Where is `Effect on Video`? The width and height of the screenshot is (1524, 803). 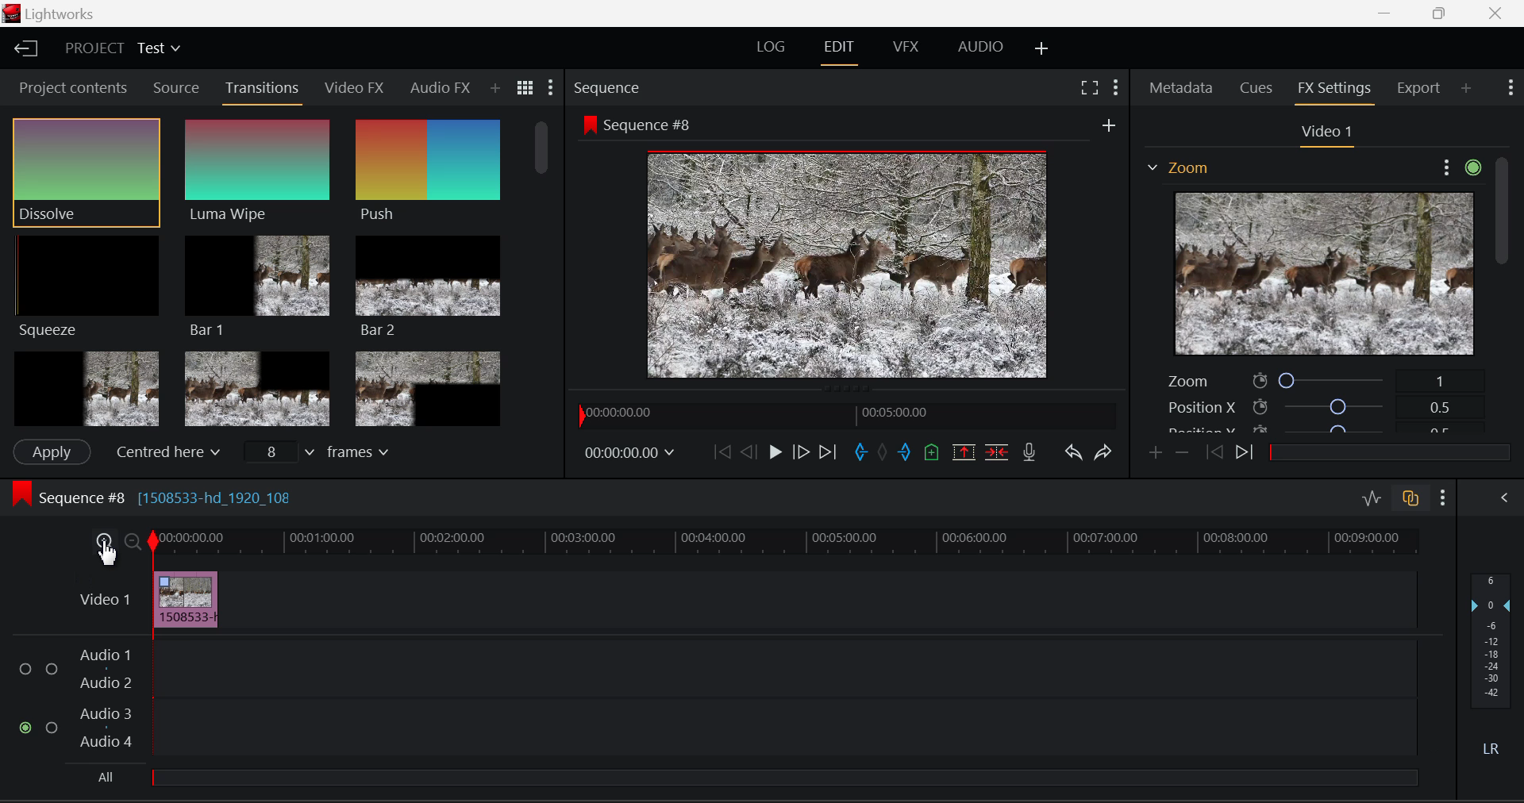 Effect on Video is located at coordinates (1177, 169).